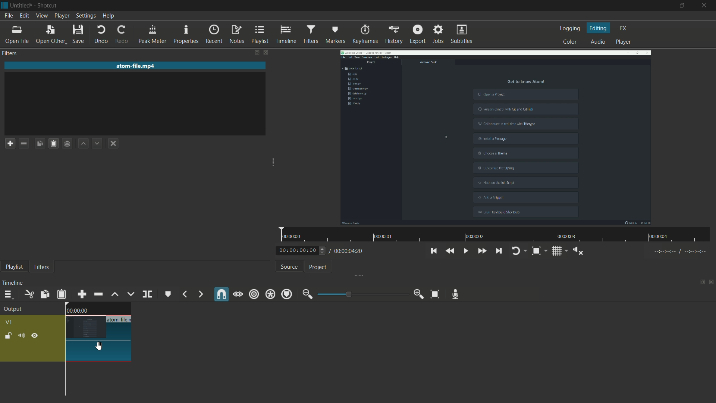  What do you see at coordinates (147, 294) in the screenshot?
I see `split at playhead` at bounding box center [147, 294].